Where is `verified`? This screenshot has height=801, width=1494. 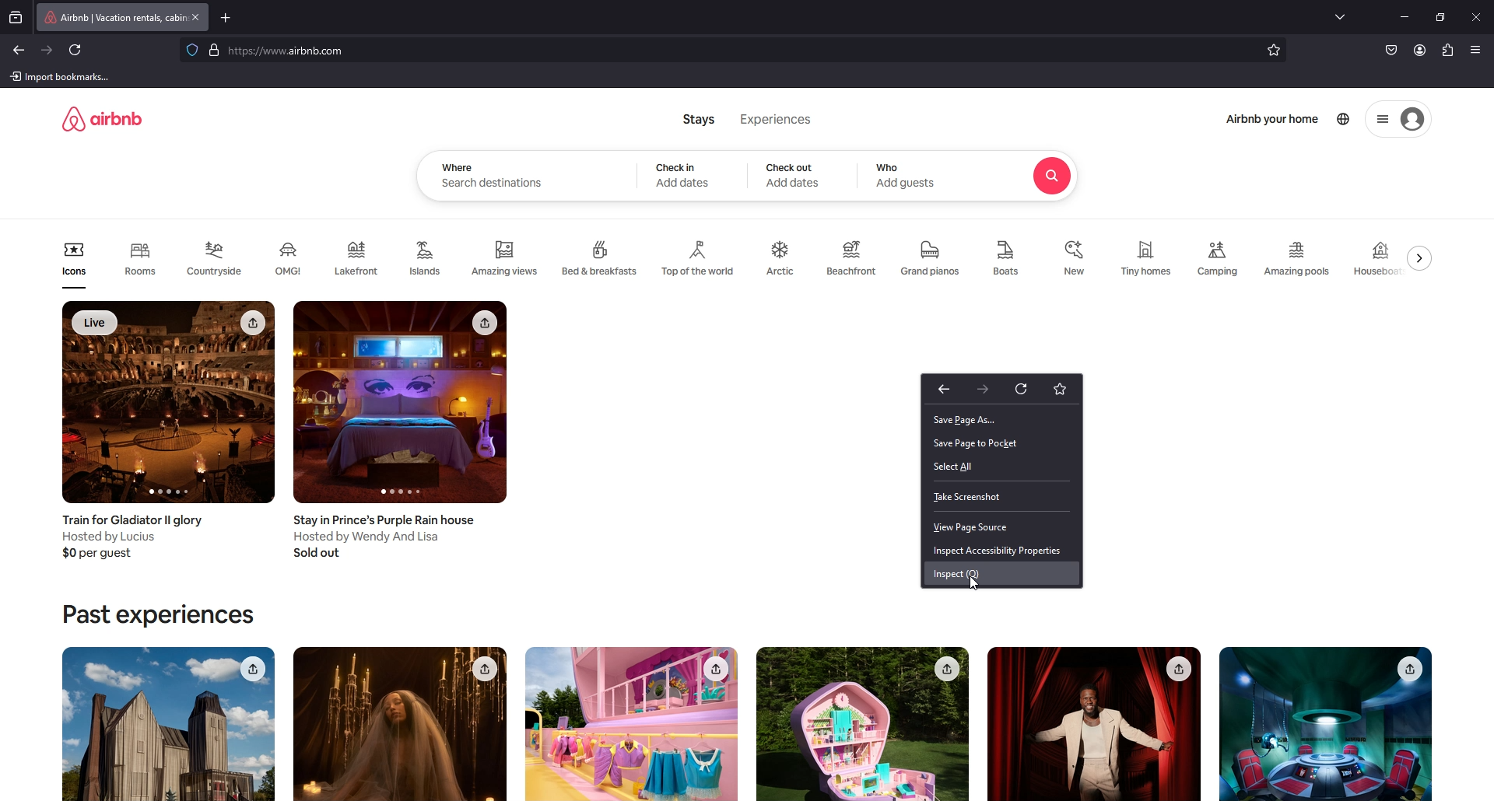 verified is located at coordinates (216, 50).